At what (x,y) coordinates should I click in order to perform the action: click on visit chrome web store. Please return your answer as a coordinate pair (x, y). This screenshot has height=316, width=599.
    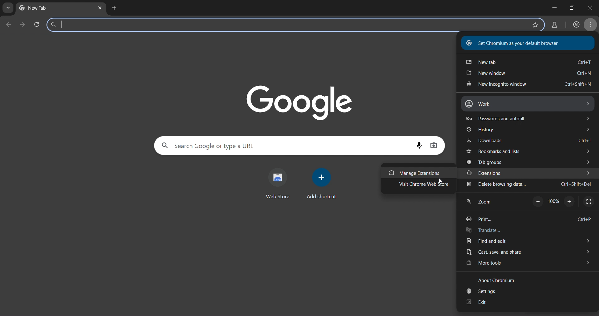
    Looking at the image, I should click on (424, 185).